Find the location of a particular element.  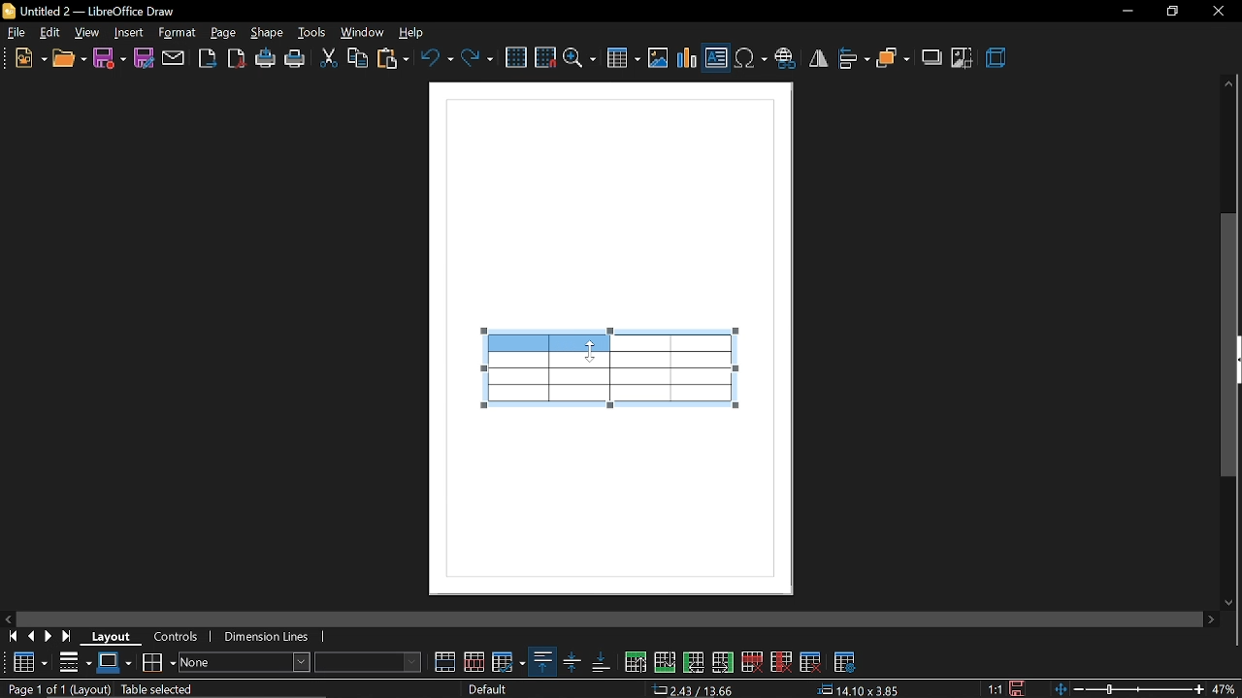

insert column before is located at coordinates (694, 662).